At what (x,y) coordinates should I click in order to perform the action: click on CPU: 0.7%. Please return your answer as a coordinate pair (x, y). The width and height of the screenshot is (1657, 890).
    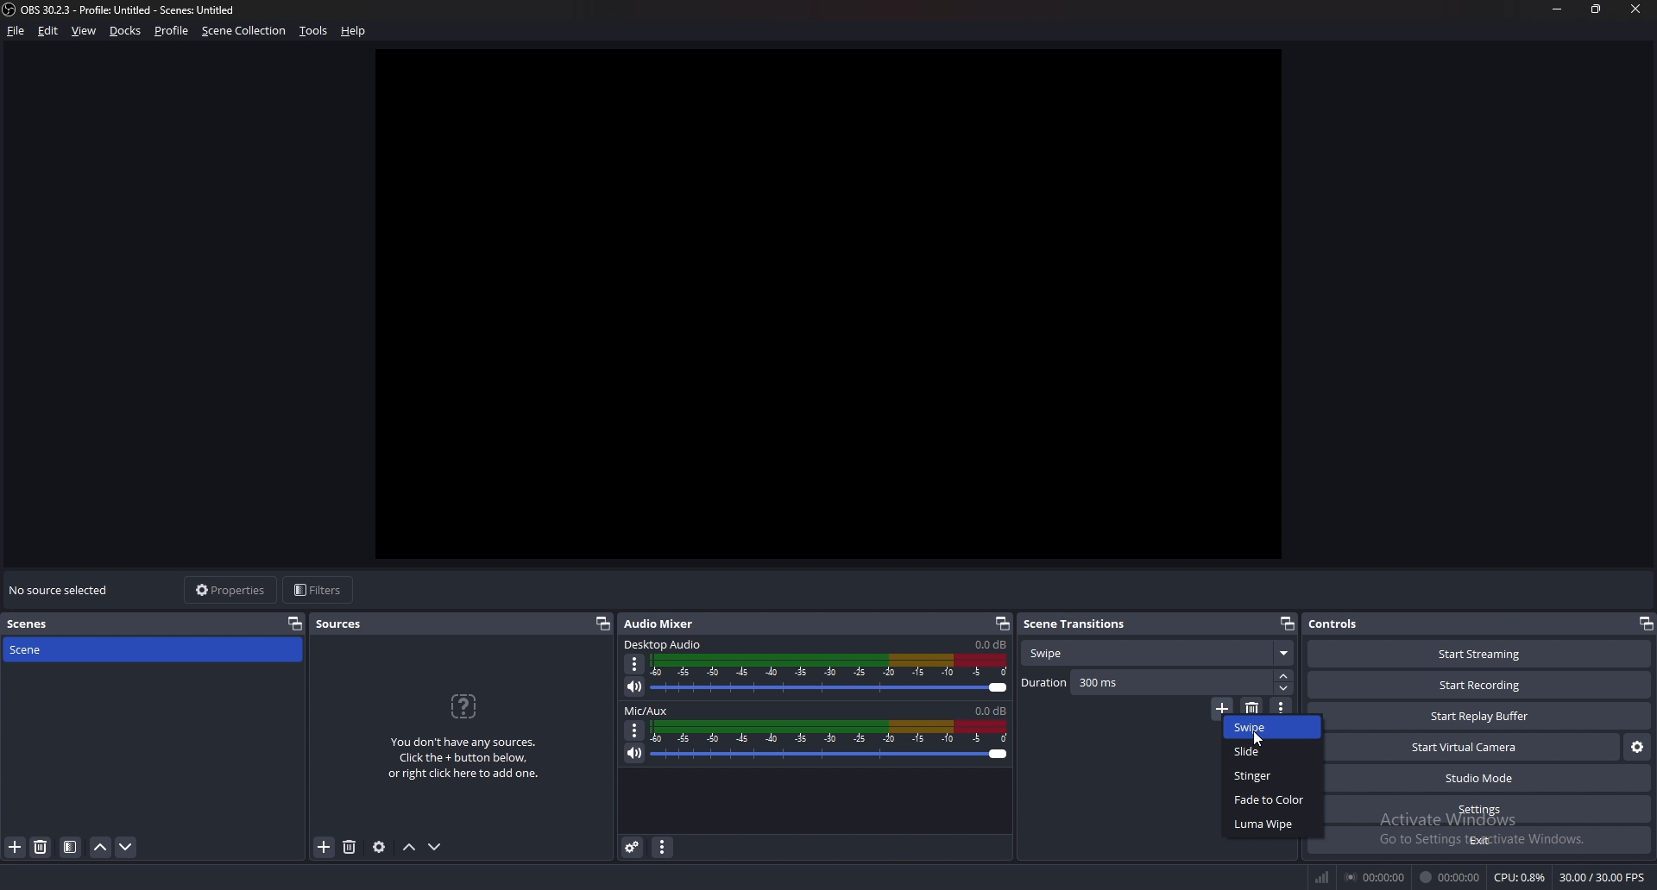
    Looking at the image, I should click on (1522, 878).